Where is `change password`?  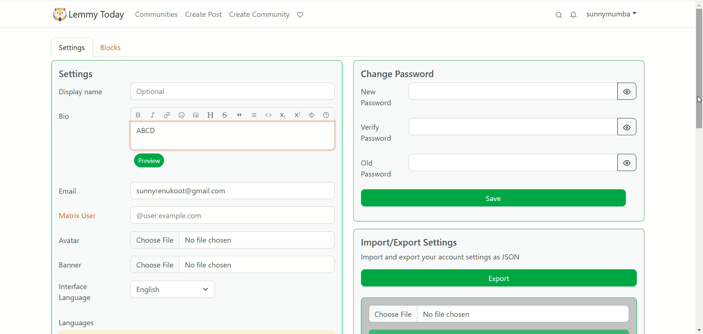 change password is located at coordinates (496, 96).